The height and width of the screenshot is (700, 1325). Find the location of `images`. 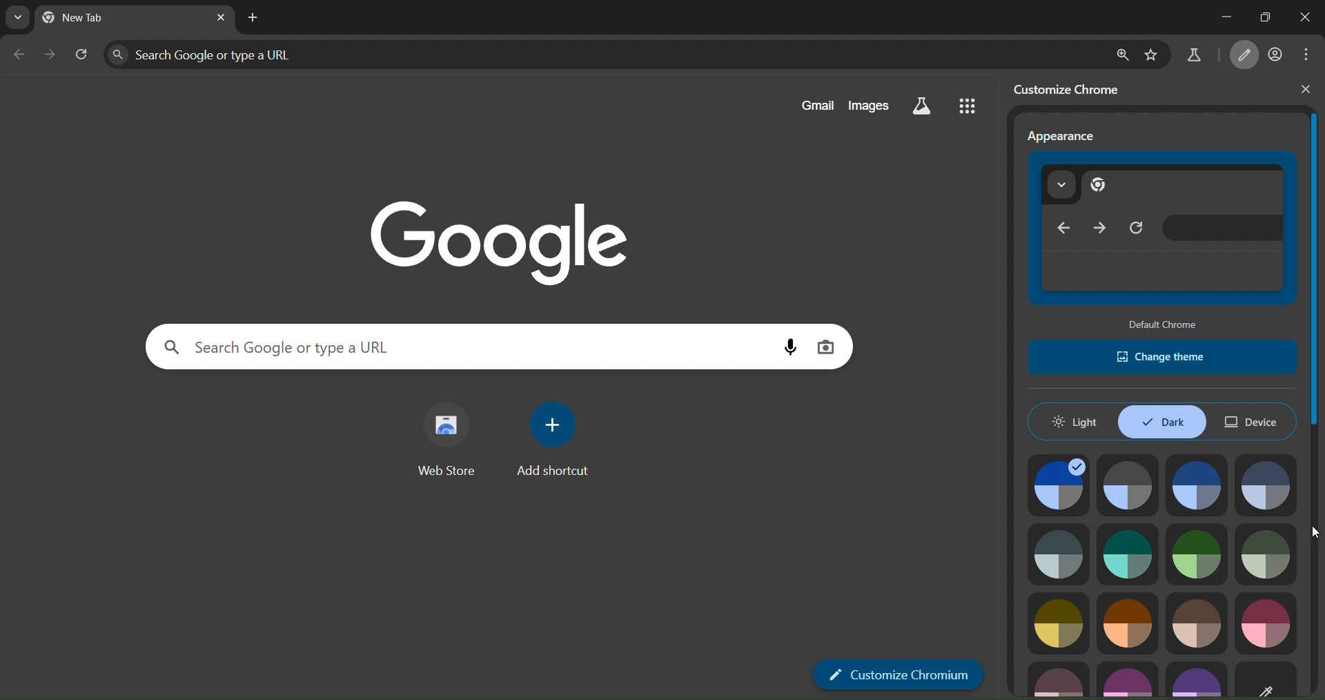

images is located at coordinates (872, 105).